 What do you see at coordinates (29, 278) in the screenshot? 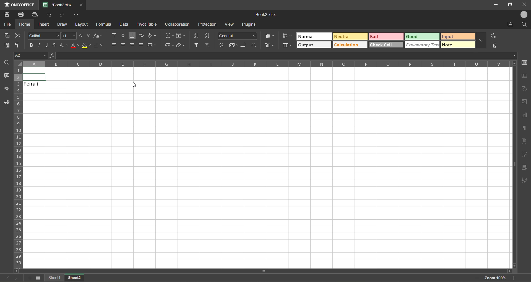
I see `add sheet` at bounding box center [29, 278].